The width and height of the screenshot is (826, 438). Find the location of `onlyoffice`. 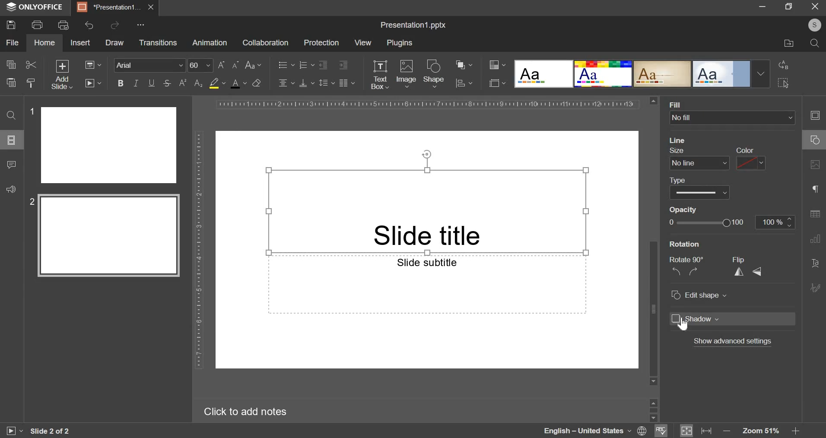

onlyoffice is located at coordinates (37, 7).